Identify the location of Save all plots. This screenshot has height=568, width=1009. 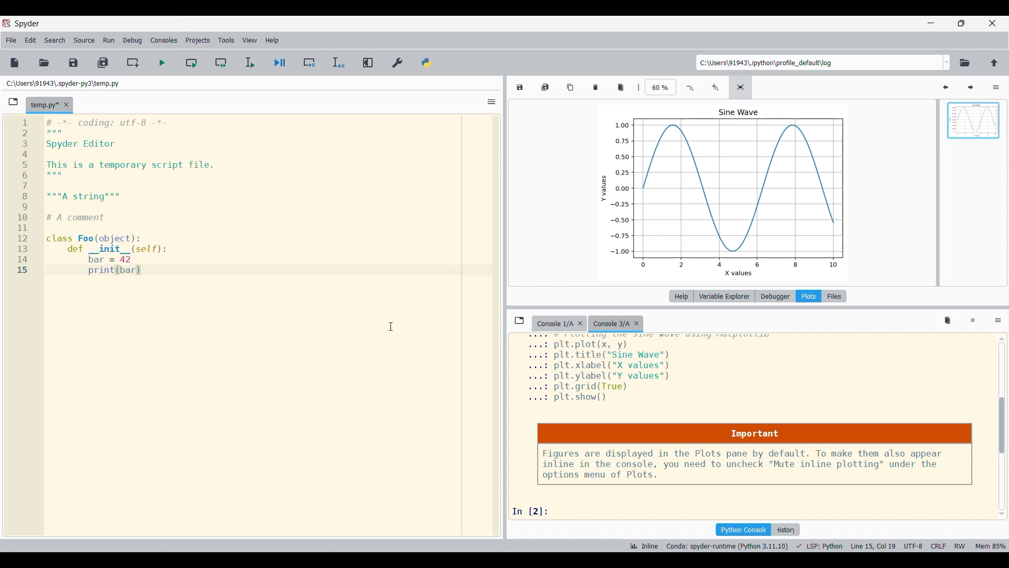
(545, 87).